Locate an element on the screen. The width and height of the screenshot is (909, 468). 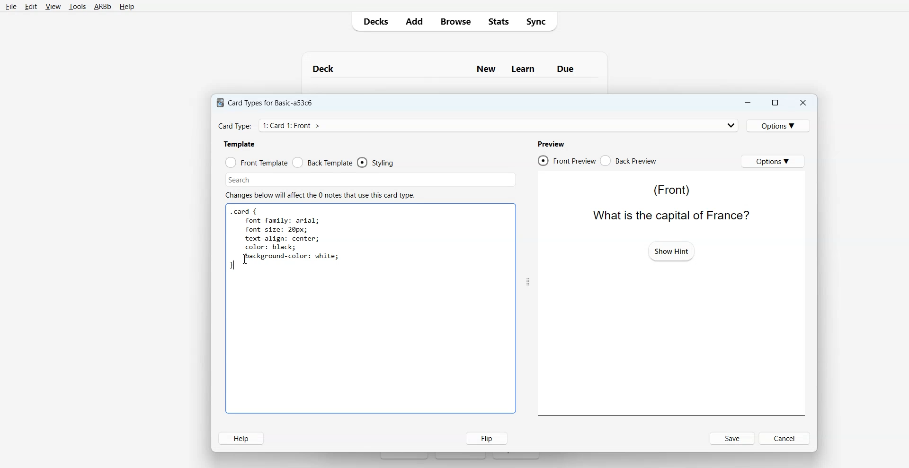
ARBb is located at coordinates (102, 7).